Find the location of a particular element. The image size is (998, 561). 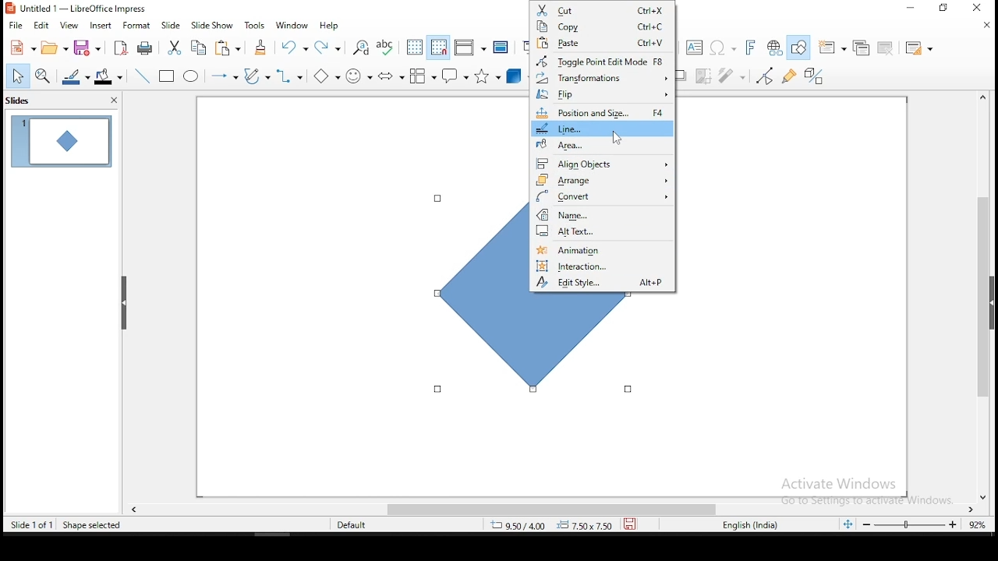

toggle point edit mode is located at coordinates (766, 76).